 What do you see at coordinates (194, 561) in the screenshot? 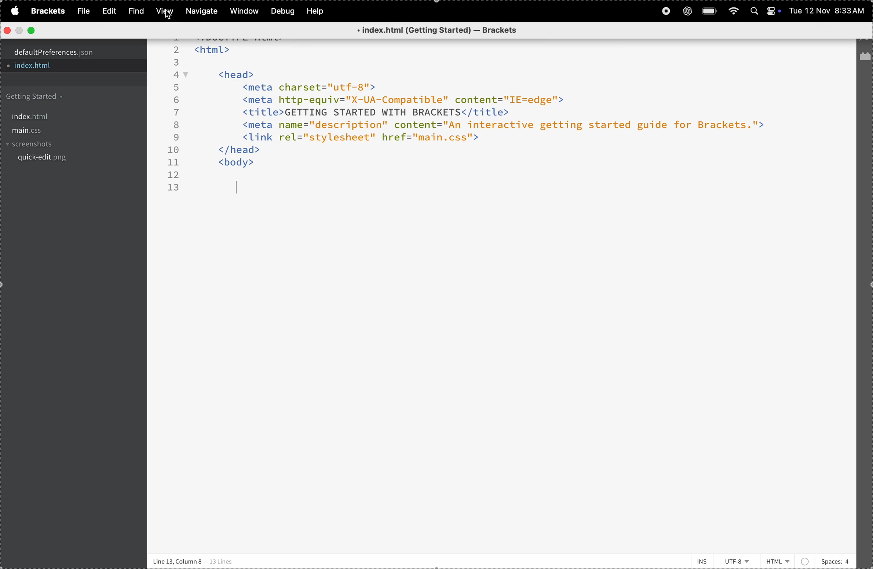
I see `line and column - 13 lines` at bounding box center [194, 561].